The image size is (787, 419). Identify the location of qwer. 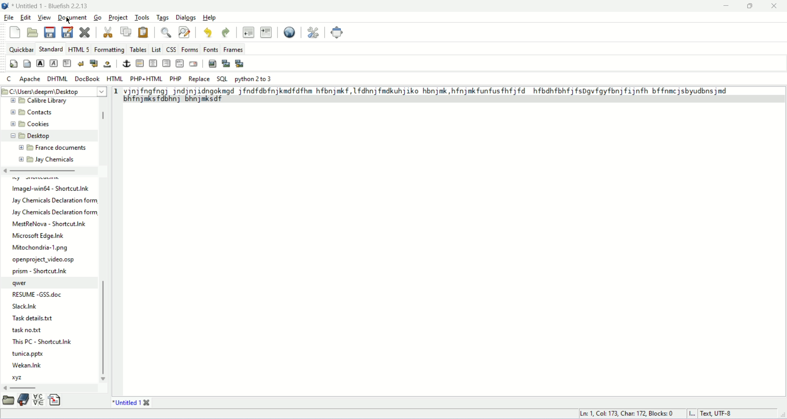
(23, 283).